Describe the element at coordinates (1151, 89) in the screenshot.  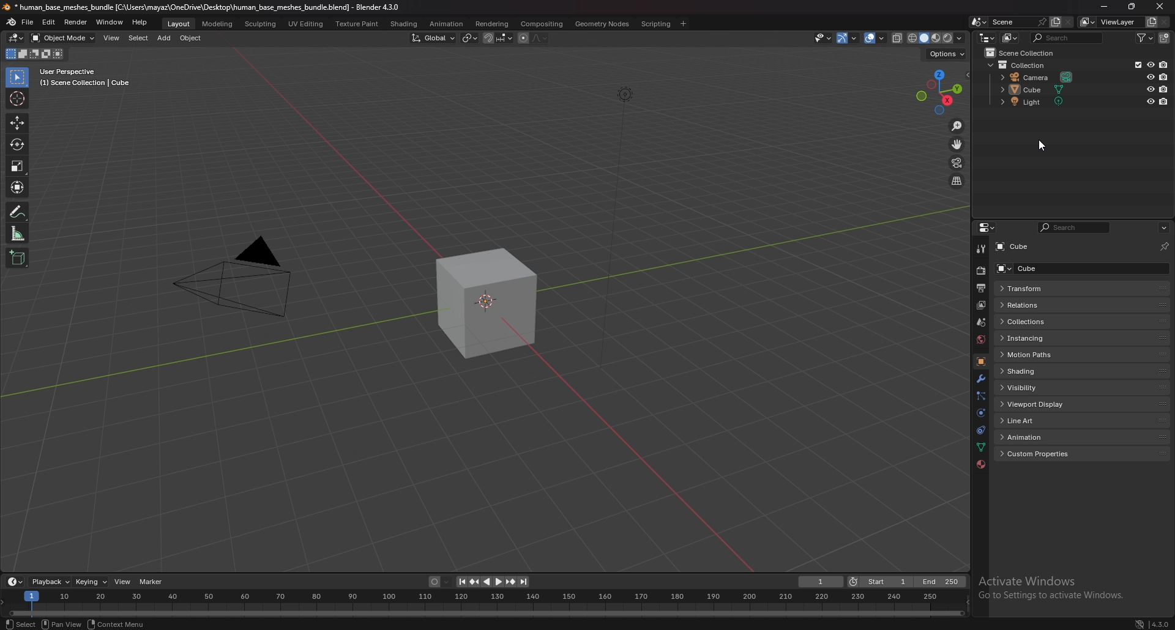
I see `hide in viewport` at that location.